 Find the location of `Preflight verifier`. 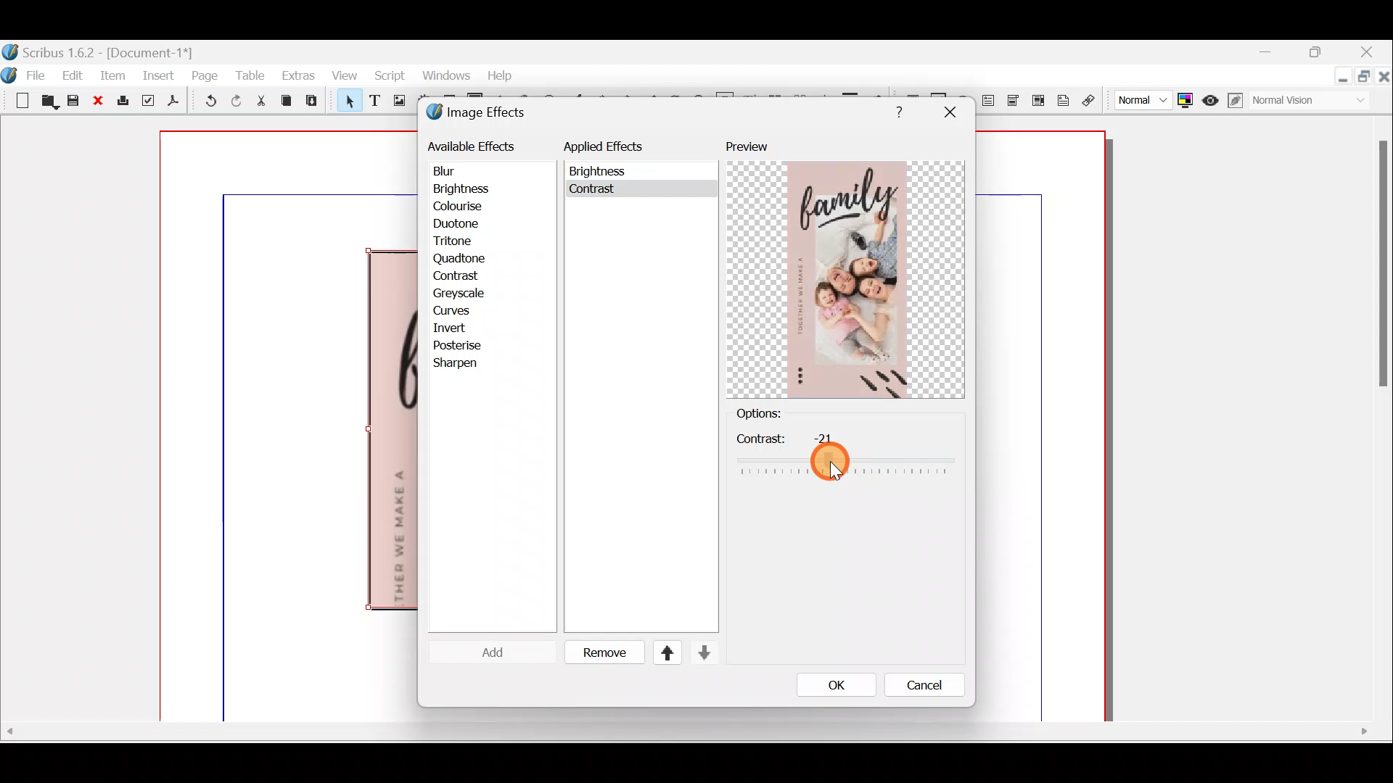

Preflight verifier is located at coordinates (148, 103).